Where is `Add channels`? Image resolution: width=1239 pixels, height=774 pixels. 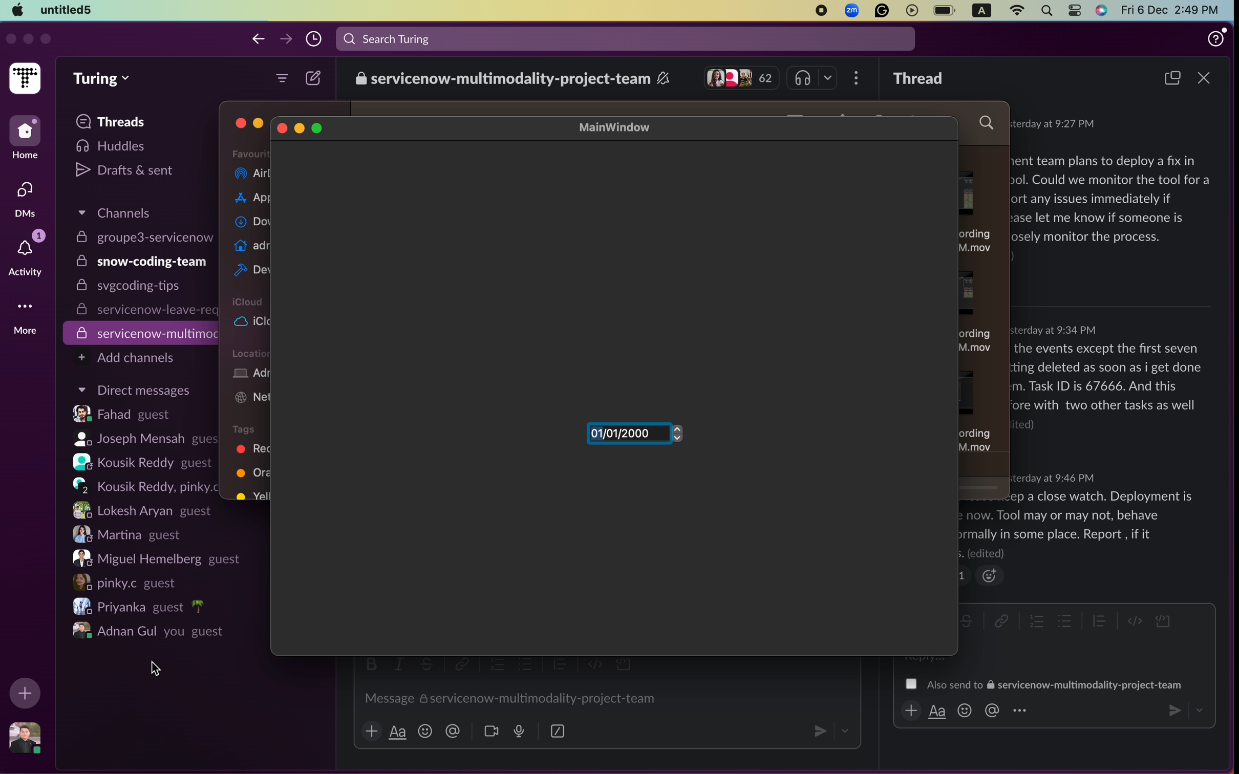 Add channels is located at coordinates (126, 358).